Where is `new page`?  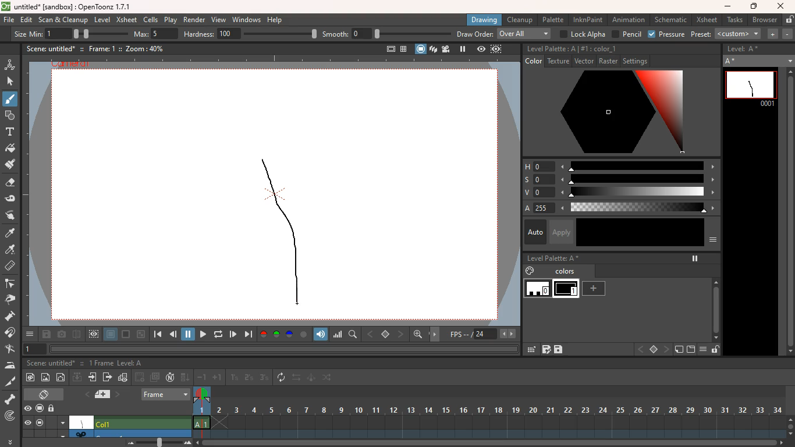 new page is located at coordinates (679, 350).